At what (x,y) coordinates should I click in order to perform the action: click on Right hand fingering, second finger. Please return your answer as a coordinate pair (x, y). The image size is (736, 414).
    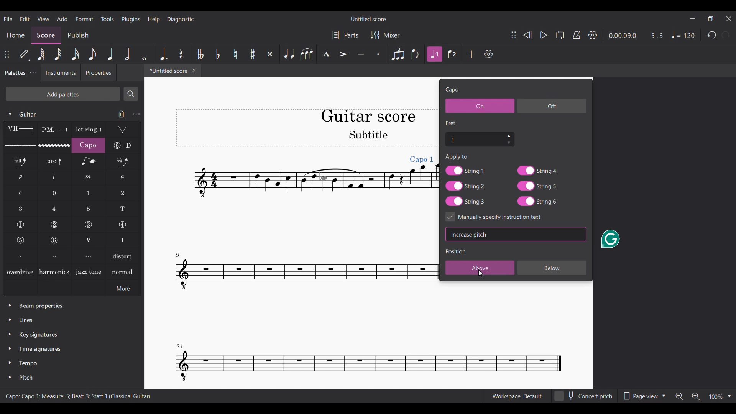
    Looking at the image, I should click on (55, 256).